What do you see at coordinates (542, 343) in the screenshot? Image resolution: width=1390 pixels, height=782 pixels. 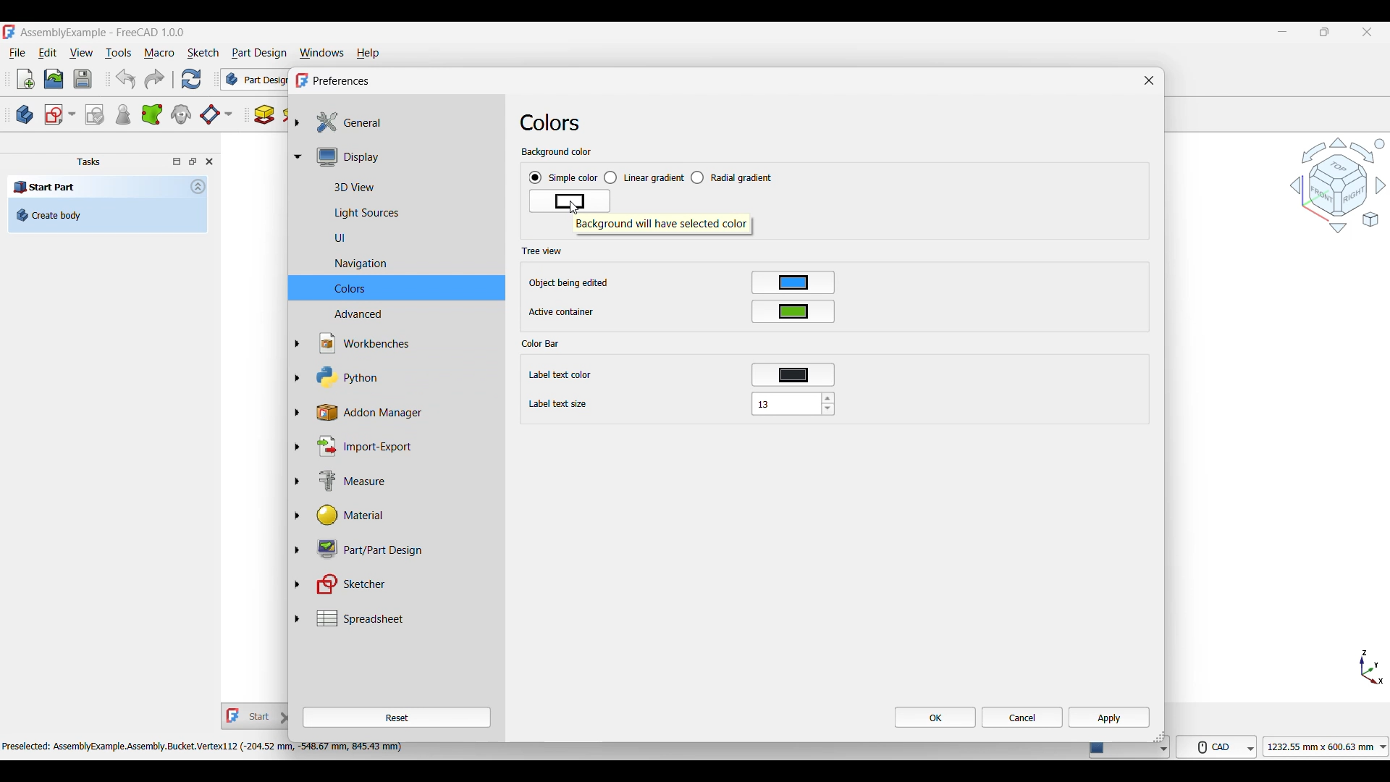 I see `Section title` at bounding box center [542, 343].